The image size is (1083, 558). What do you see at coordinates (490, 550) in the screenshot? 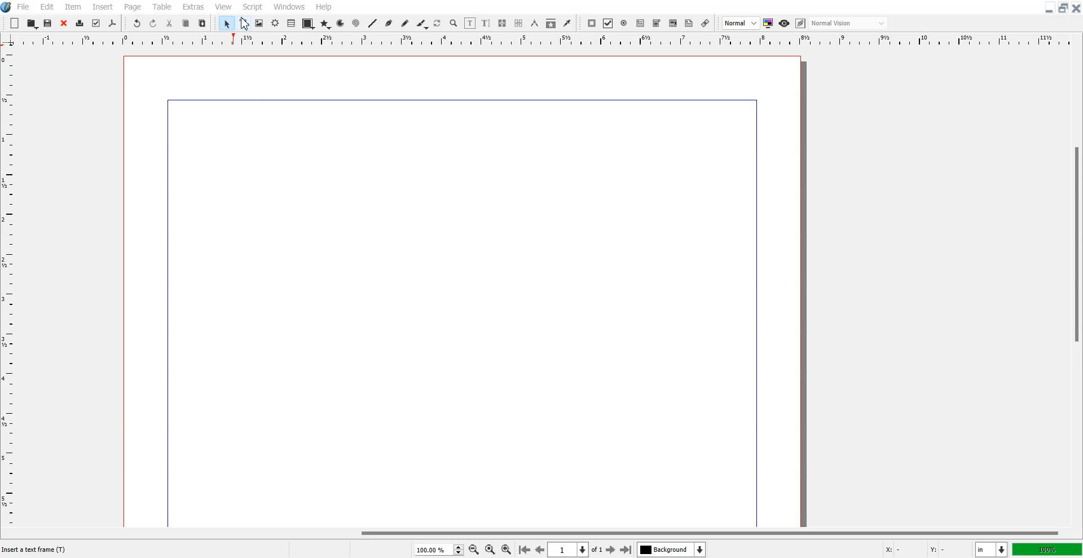
I see `Zoom to 100%` at bounding box center [490, 550].